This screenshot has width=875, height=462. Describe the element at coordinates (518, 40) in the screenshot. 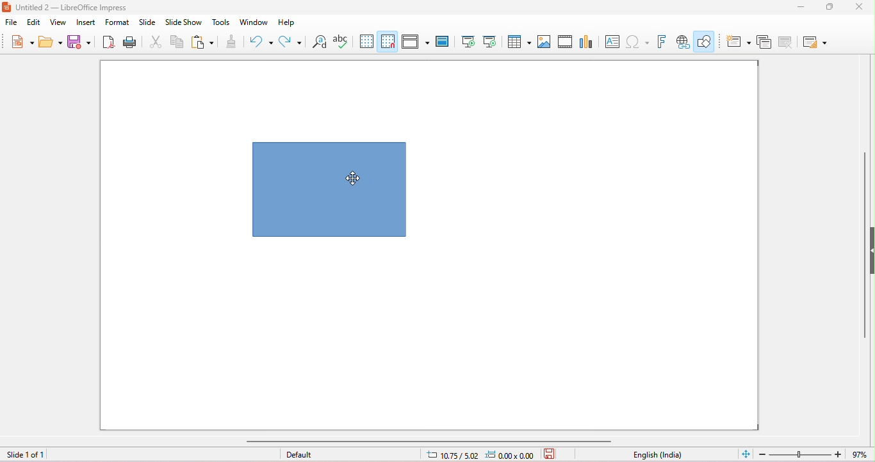

I see `insert table` at that location.